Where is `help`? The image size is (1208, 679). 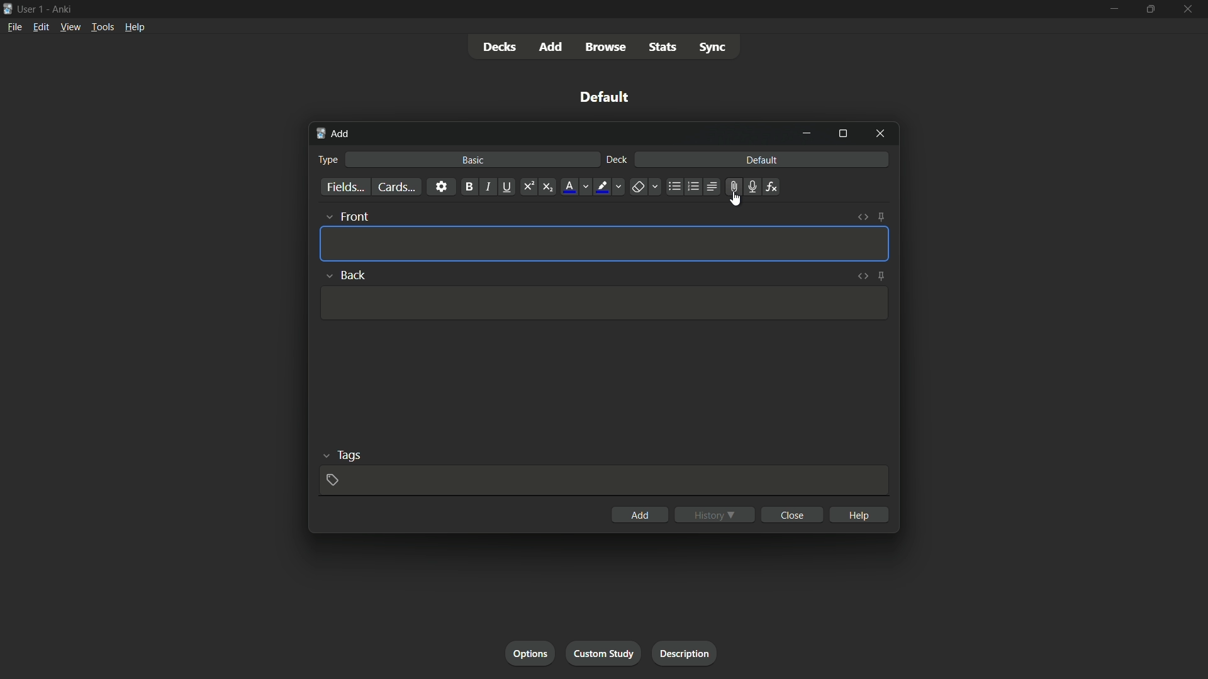 help is located at coordinates (859, 514).